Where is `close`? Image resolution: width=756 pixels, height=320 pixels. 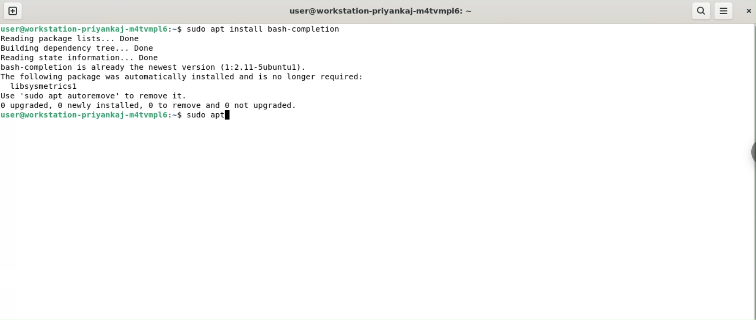 close is located at coordinates (747, 12).